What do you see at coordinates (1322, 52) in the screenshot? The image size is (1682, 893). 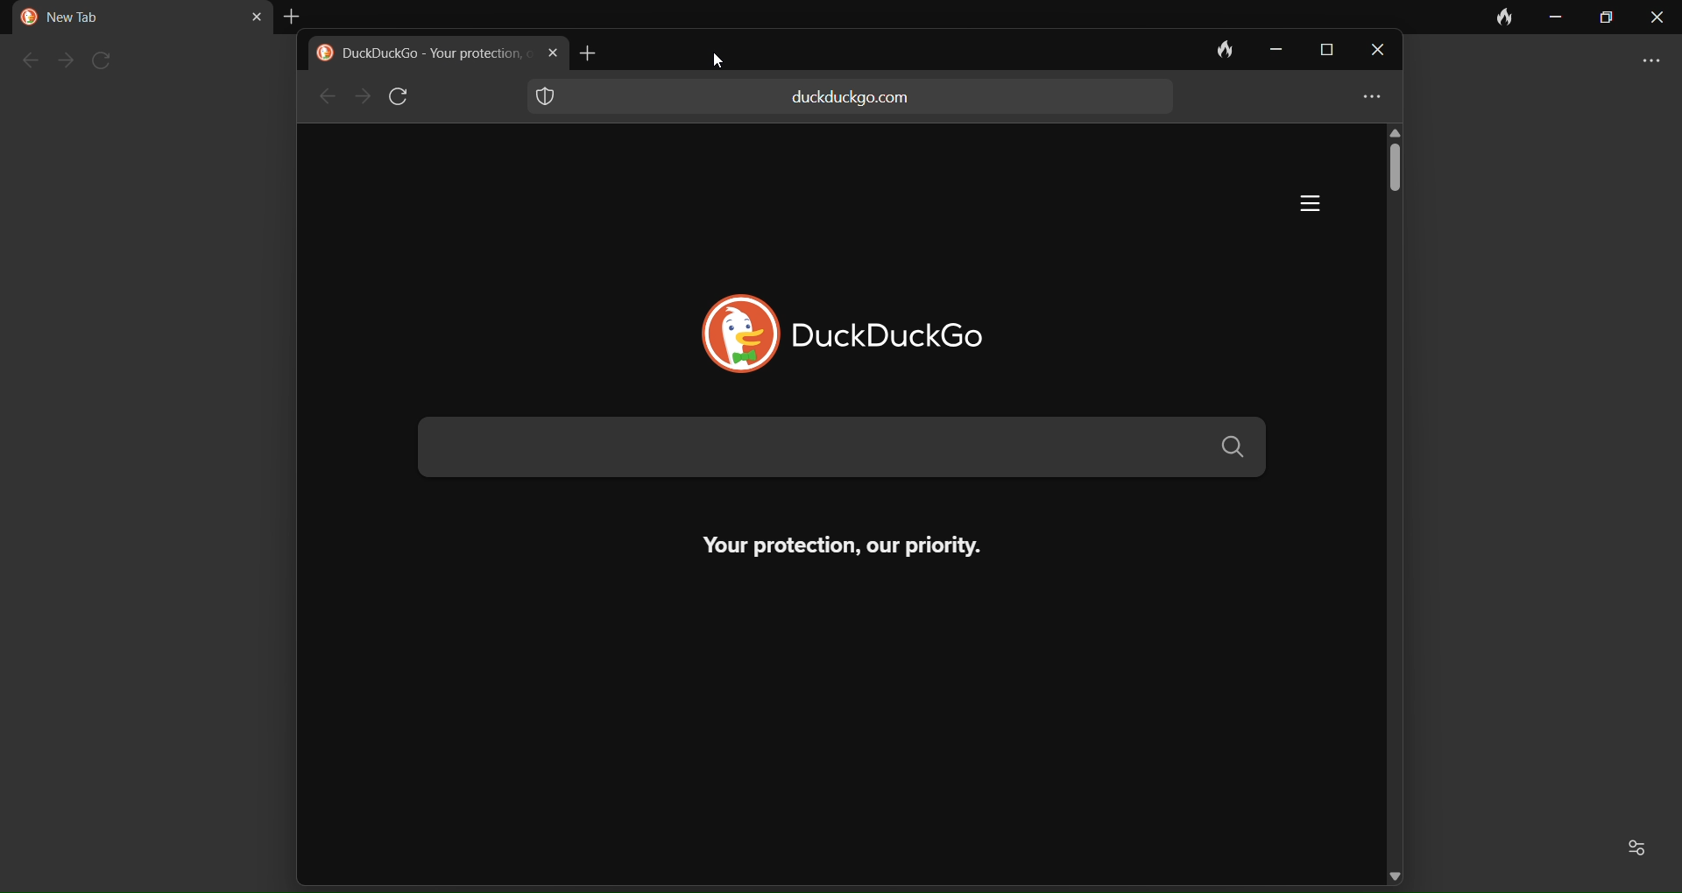 I see `maximize` at bounding box center [1322, 52].